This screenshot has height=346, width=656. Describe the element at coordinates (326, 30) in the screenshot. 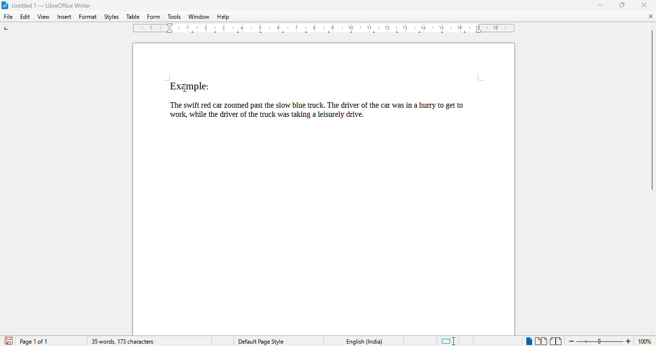

I see `ruler` at that location.